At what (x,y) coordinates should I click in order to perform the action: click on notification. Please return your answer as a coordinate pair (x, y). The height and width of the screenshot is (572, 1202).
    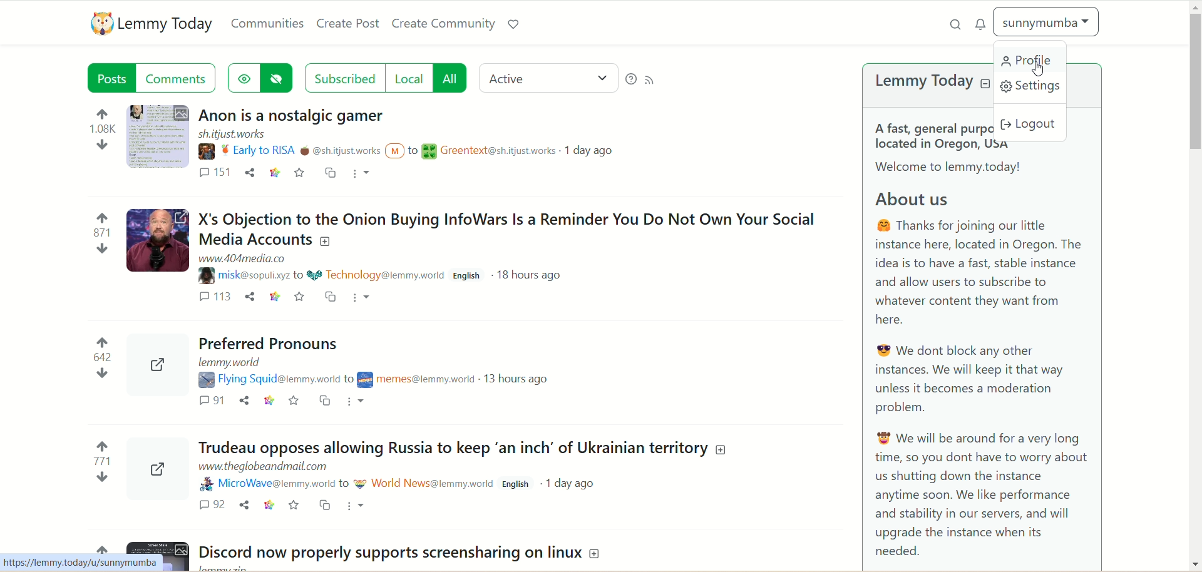
    Looking at the image, I should click on (982, 24).